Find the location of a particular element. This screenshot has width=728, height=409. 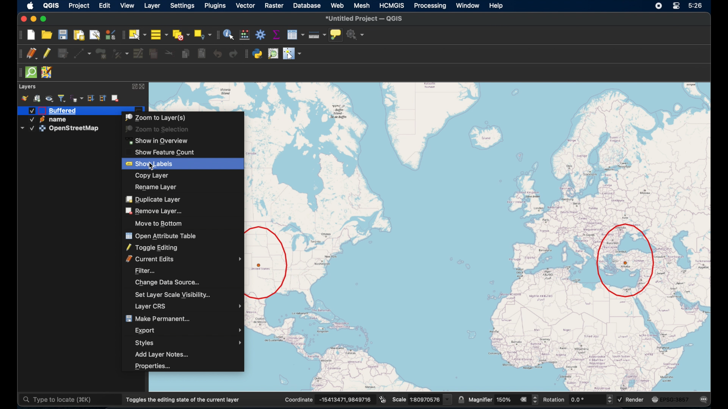

QGIS is located at coordinates (51, 5).